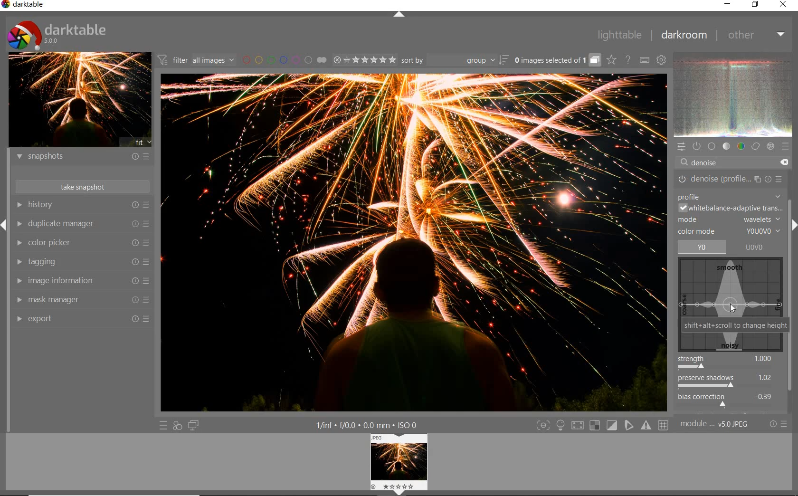 The image size is (798, 496). What do you see at coordinates (81, 300) in the screenshot?
I see `mask manager` at bounding box center [81, 300].